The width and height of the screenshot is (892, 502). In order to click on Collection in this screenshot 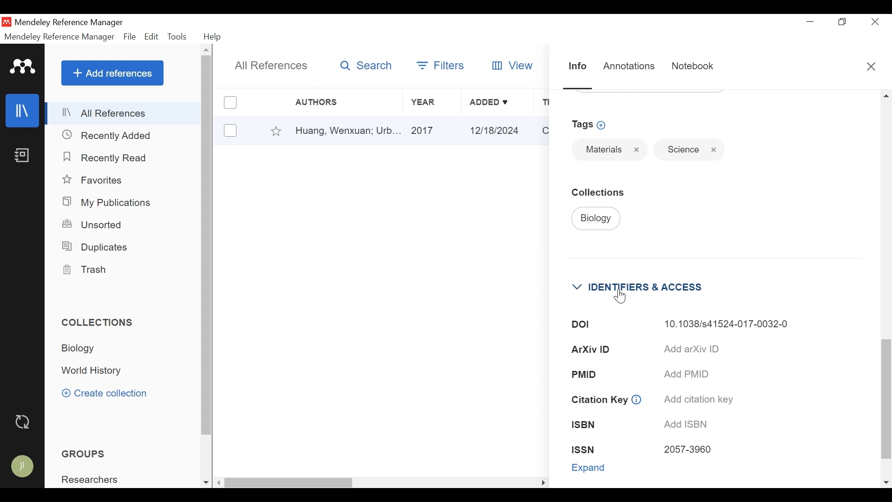, I will do `click(603, 192)`.